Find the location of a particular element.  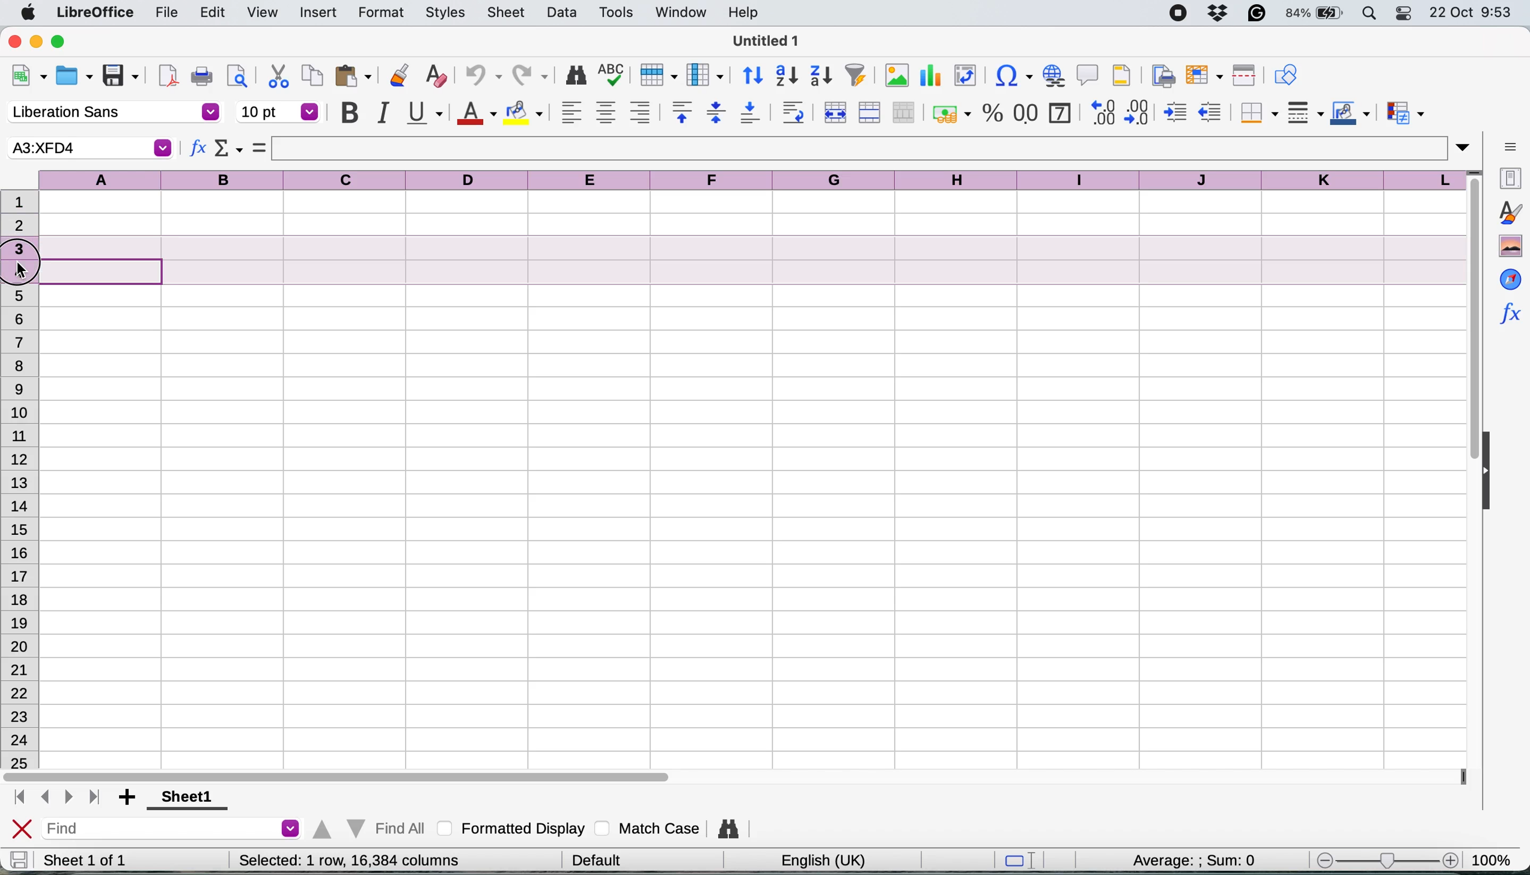

insert hyperlink is located at coordinates (1008, 78).